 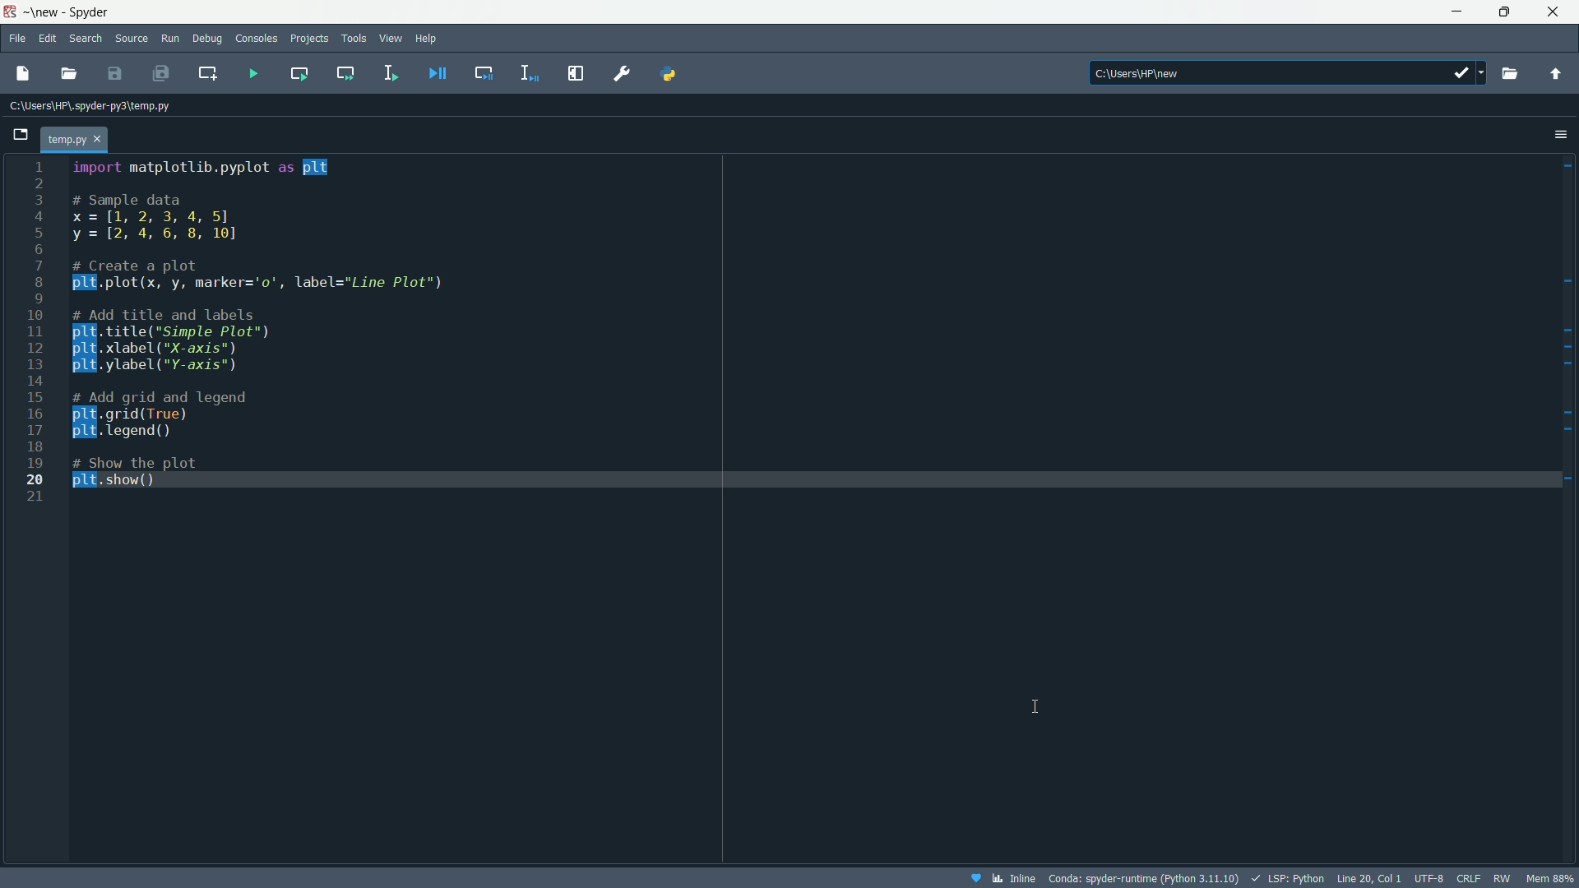 I want to click on code to create a line plot between x and y variables, so click(x=264, y=322).